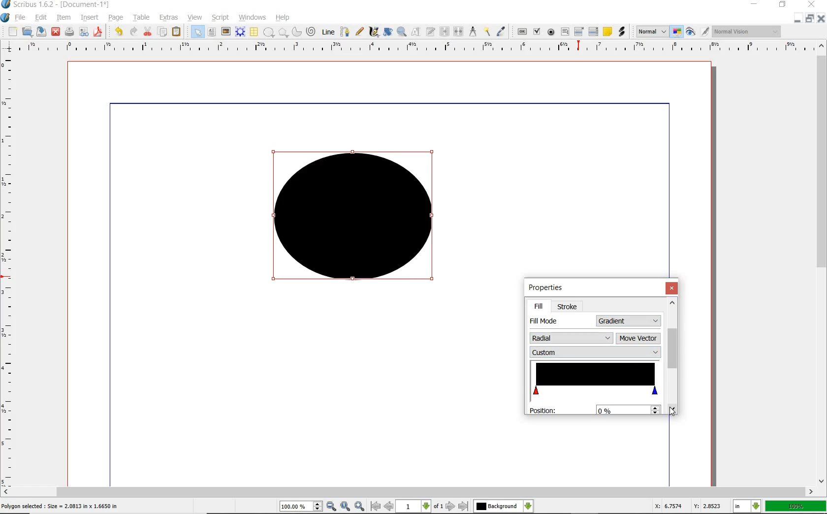 This screenshot has width=827, height=514. Describe the element at coordinates (595, 379) in the screenshot. I see `color stop` at that location.